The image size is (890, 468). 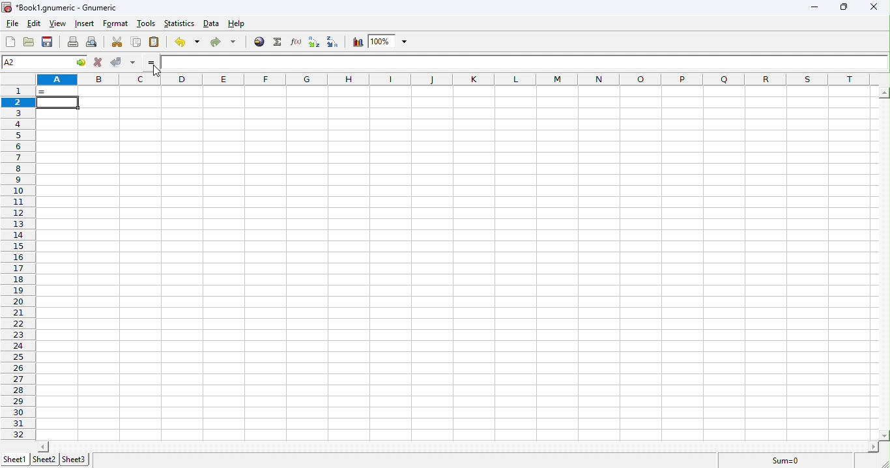 I want to click on close, so click(x=872, y=6).